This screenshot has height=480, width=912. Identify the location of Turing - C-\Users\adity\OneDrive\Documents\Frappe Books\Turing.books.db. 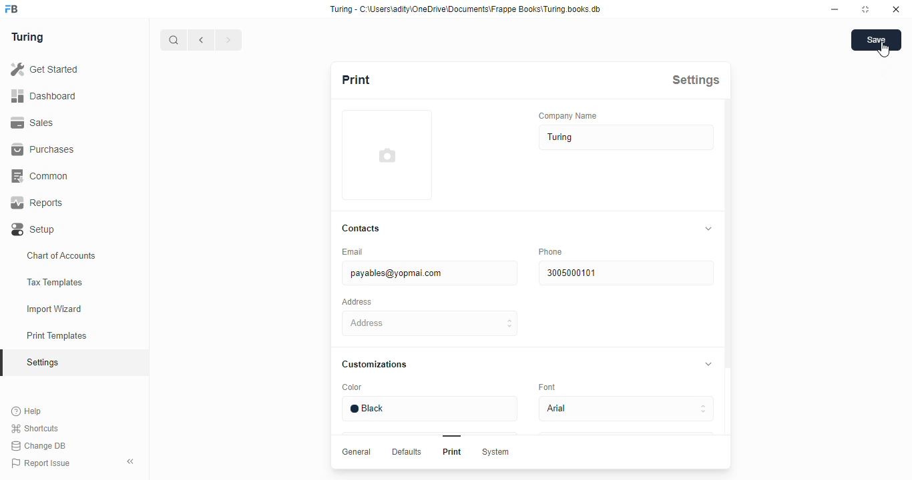
(466, 8).